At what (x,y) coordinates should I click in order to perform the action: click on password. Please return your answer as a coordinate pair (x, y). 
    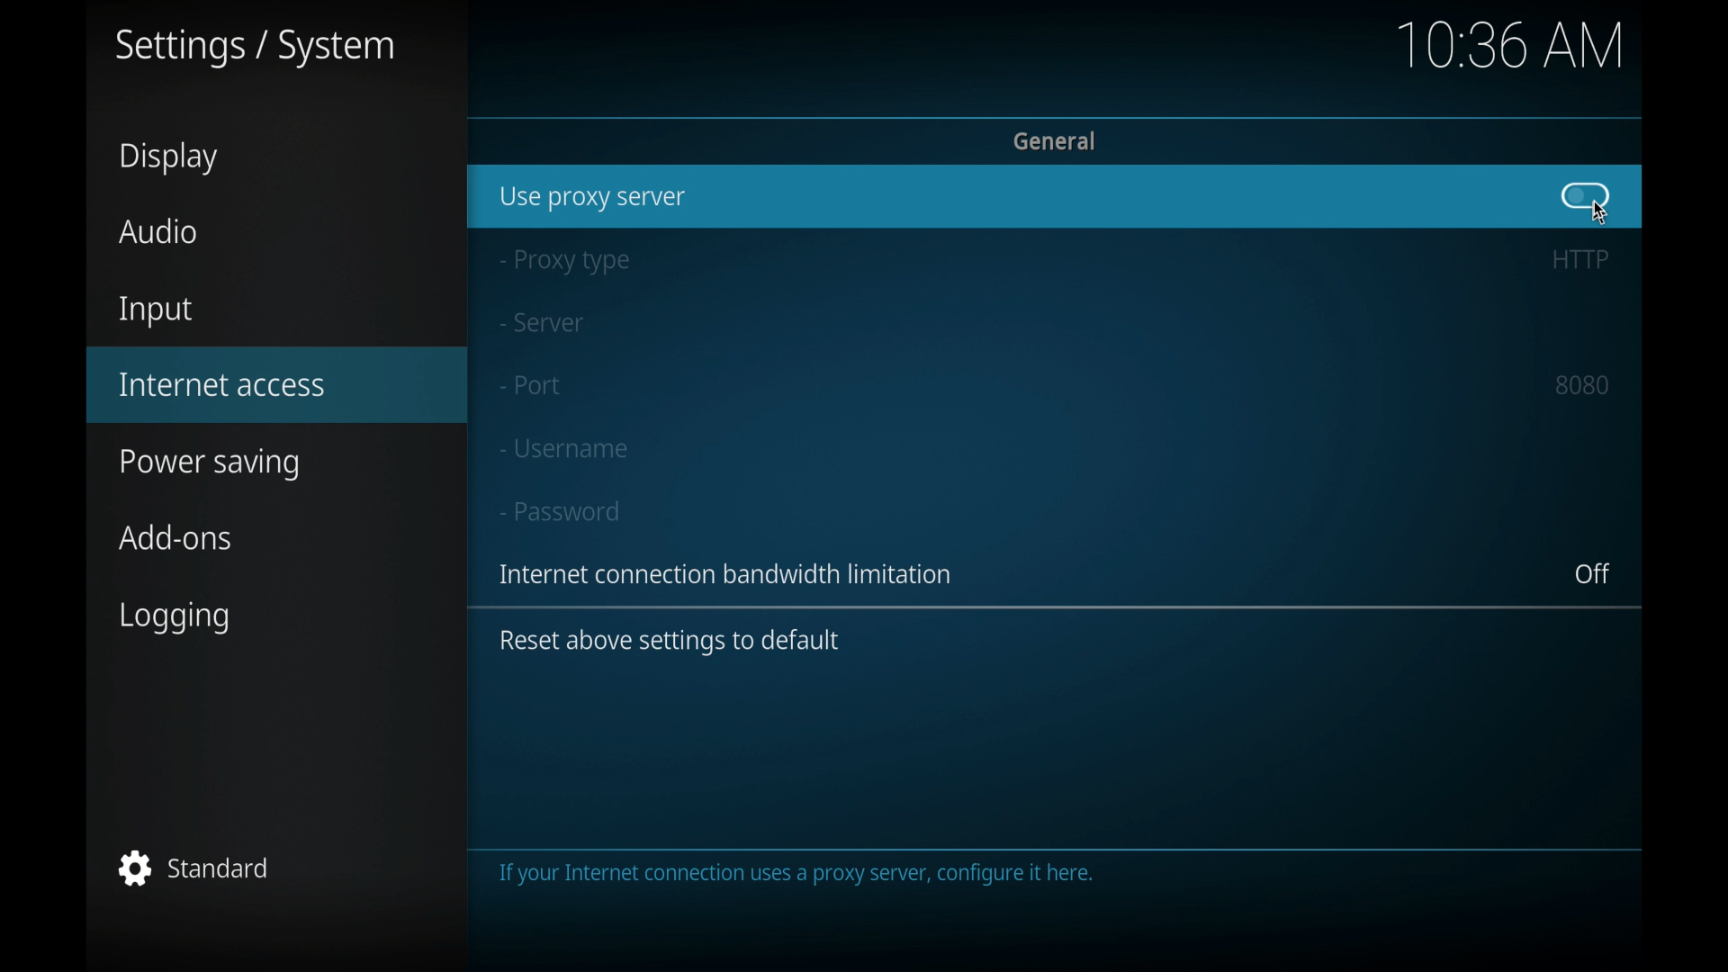
    Looking at the image, I should click on (561, 511).